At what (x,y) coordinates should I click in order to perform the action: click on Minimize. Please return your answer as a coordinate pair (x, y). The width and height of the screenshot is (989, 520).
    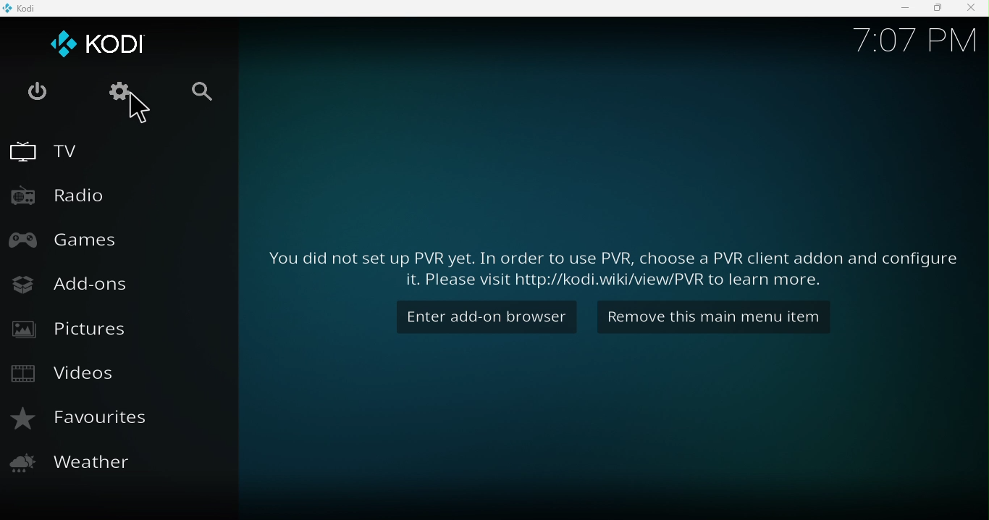
    Looking at the image, I should click on (898, 9).